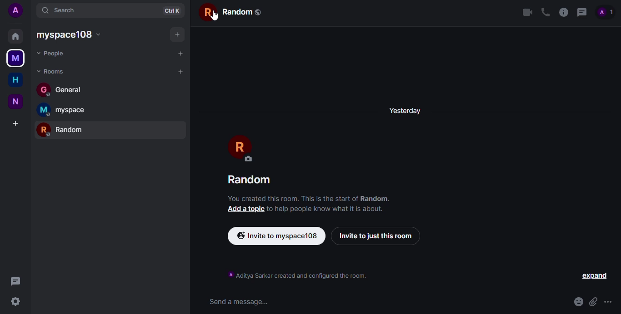 The image size is (621, 314). What do you see at coordinates (581, 13) in the screenshot?
I see `threads` at bounding box center [581, 13].